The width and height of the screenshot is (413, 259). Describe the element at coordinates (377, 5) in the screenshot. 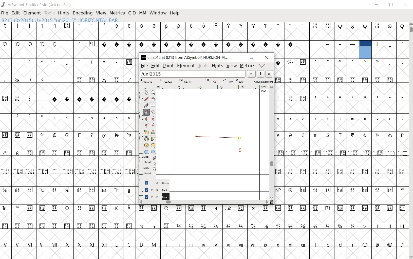

I see `MINIMIZE` at that location.